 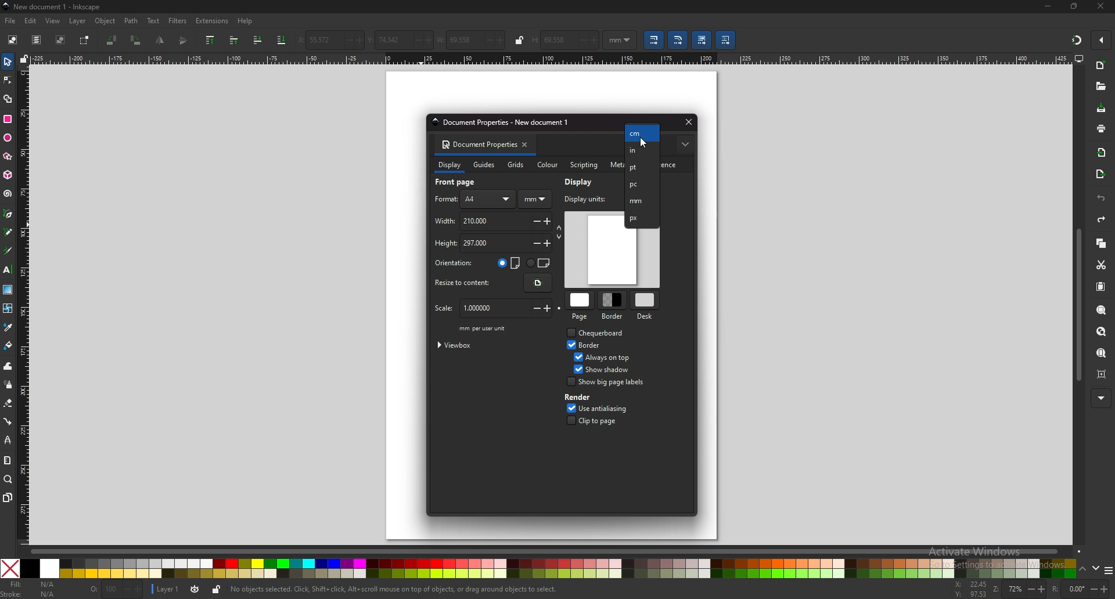 I want to click on cursor coordinates x-axis, so click(x=969, y=585).